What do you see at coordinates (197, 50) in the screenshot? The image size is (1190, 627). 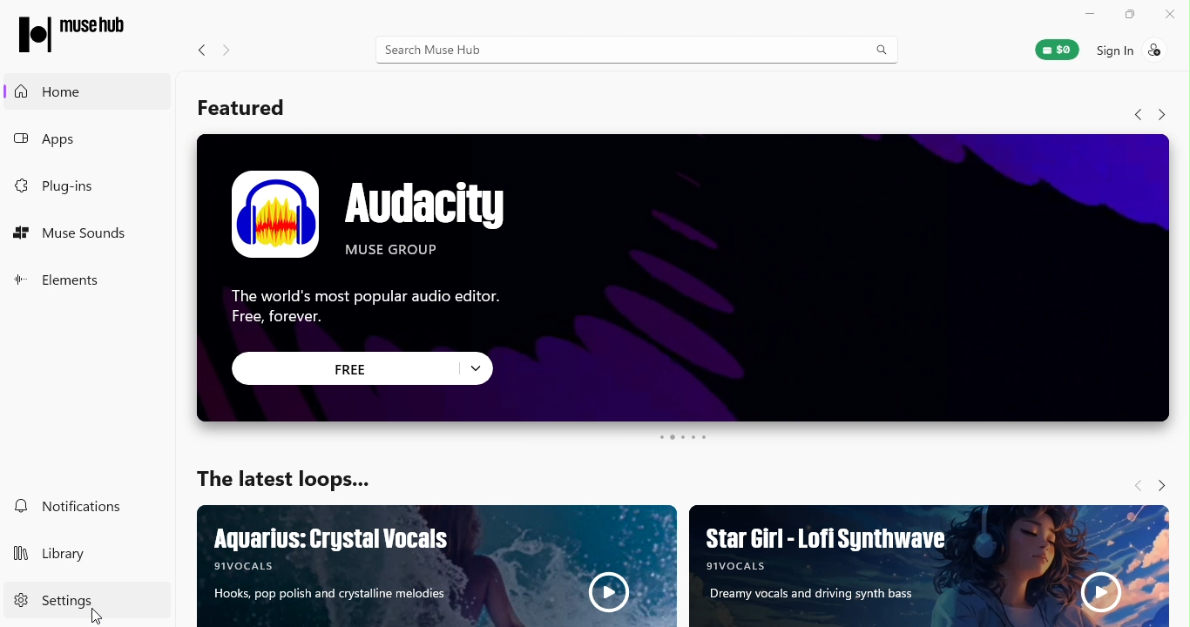 I see `Navigate back` at bounding box center [197, 50].